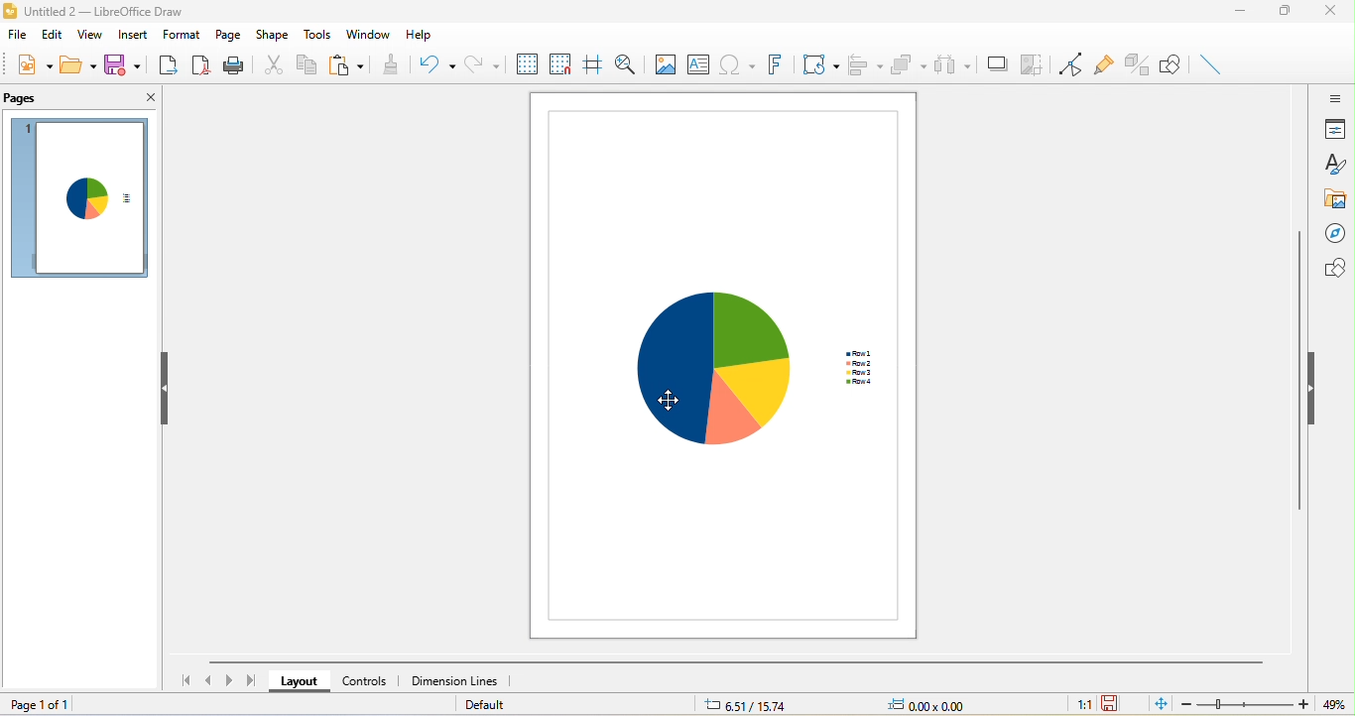  I want to click on navigator, so click(1335, 234).